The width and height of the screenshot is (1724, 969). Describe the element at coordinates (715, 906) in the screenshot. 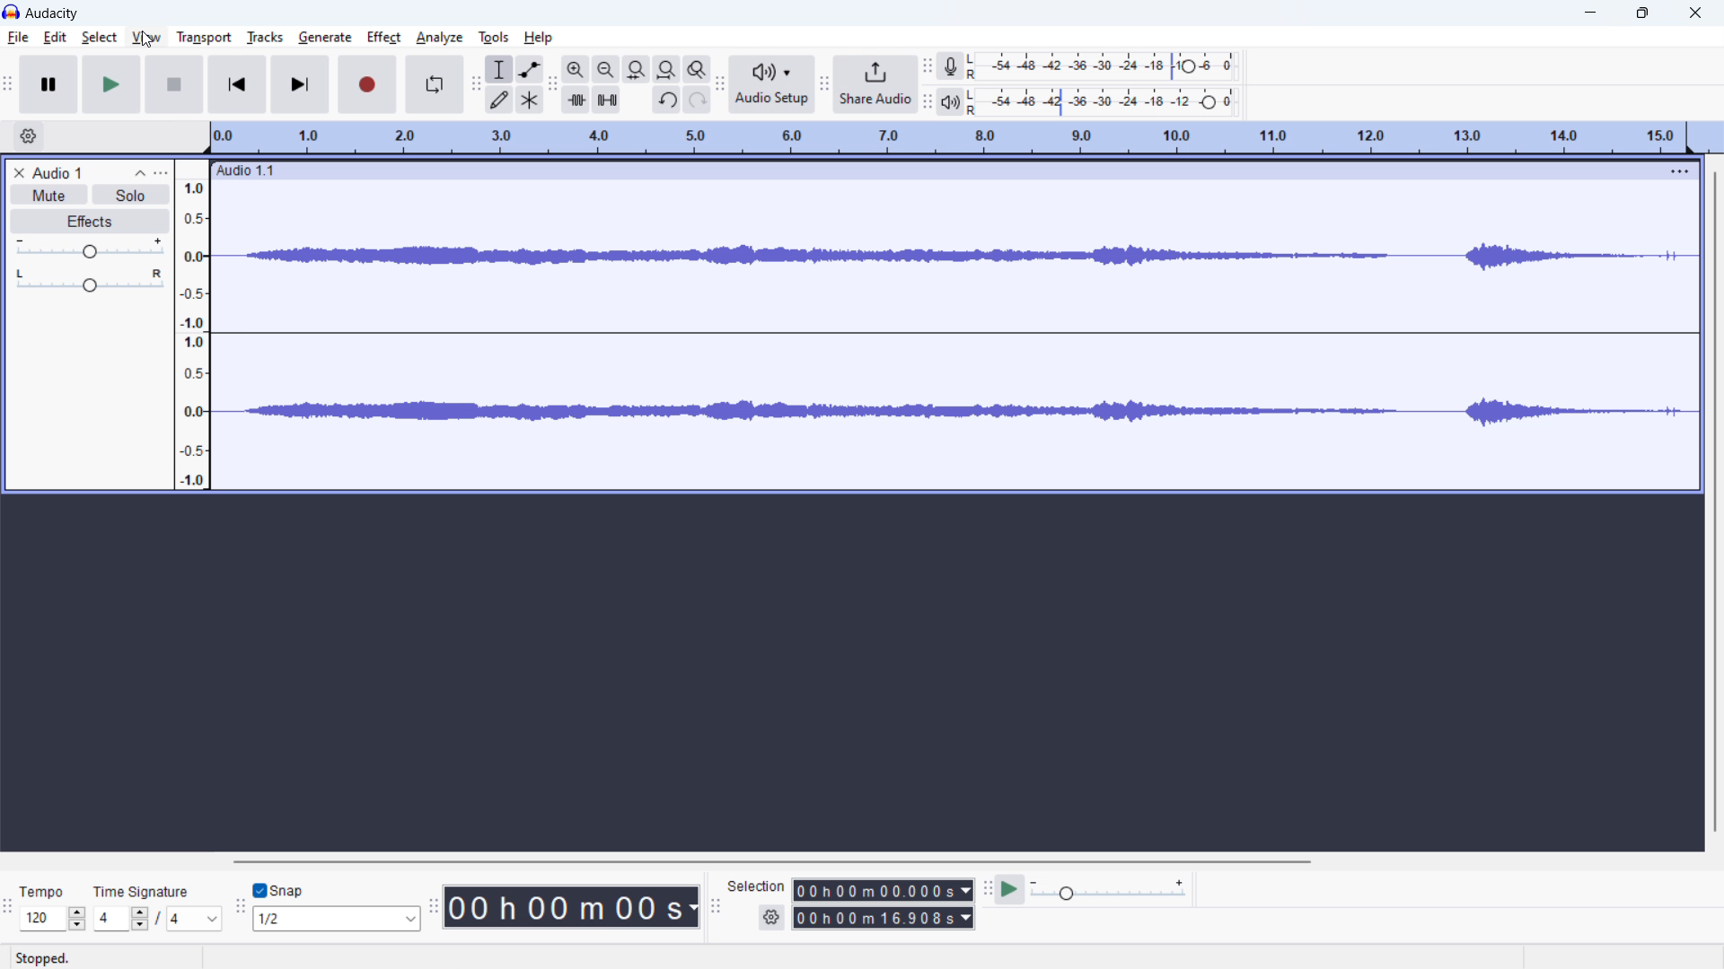

I see `selection toolbar` at that location.